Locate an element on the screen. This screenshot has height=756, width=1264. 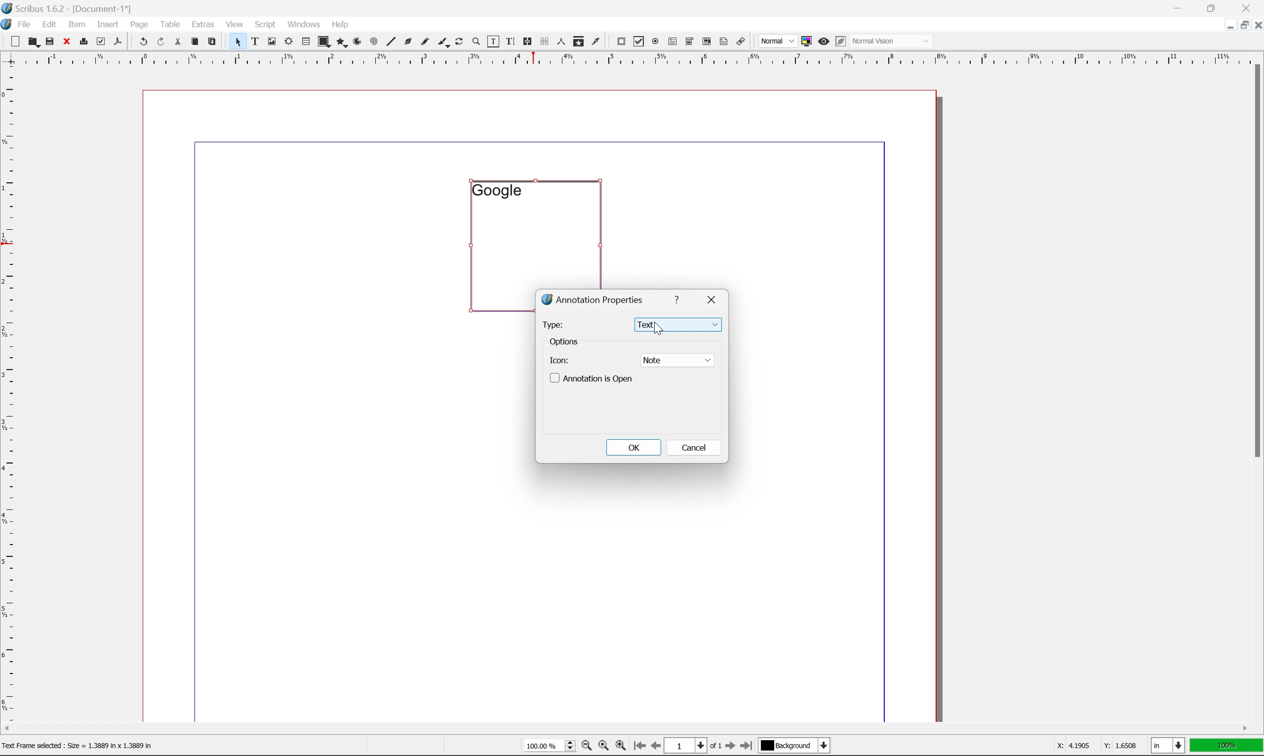
extras is located at coordinates (205, 24).